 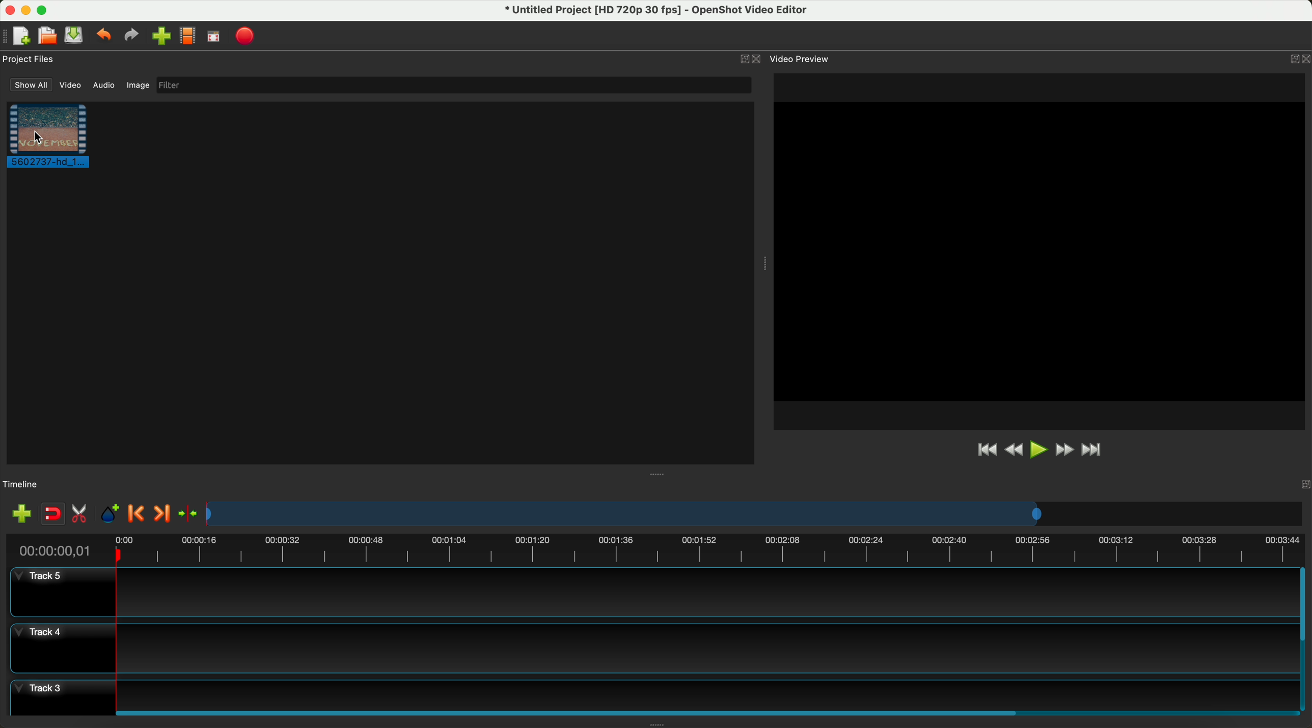 What do you see at coordinates (194, 514) in the screenshot?
I see `center the timeline on the playhead` at bounding box center [194, 514].